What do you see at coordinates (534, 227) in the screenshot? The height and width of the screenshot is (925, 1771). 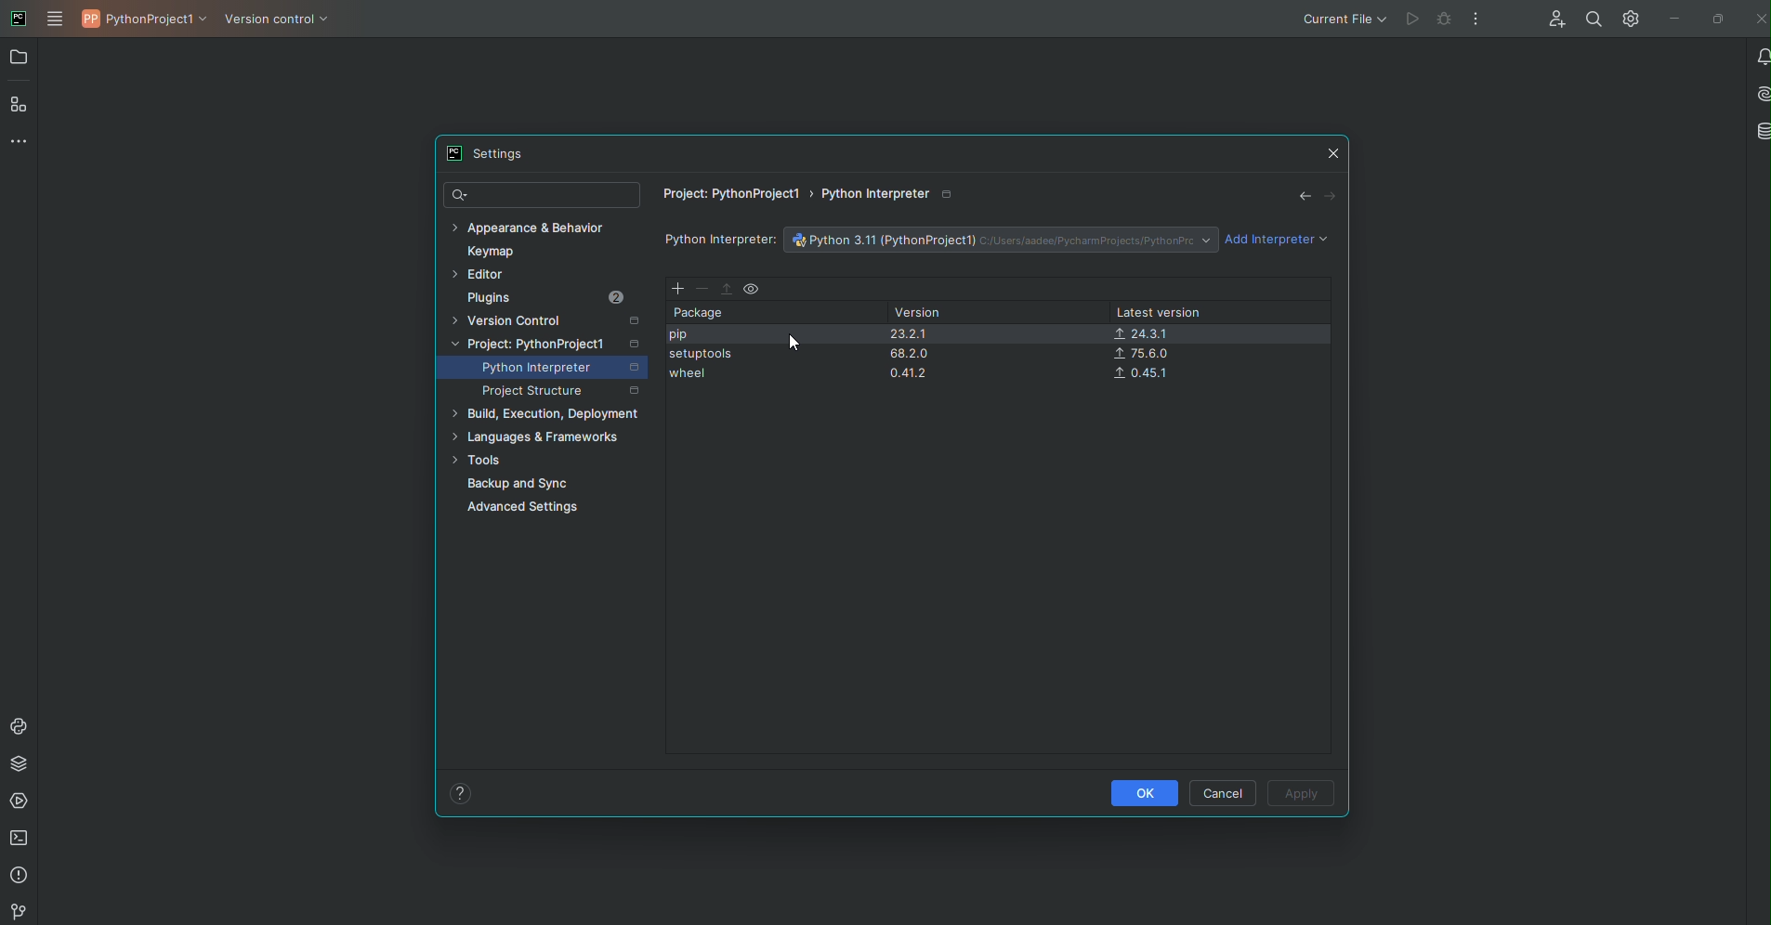 I see `Appearance and behavior` at bounding box center [534, 227].